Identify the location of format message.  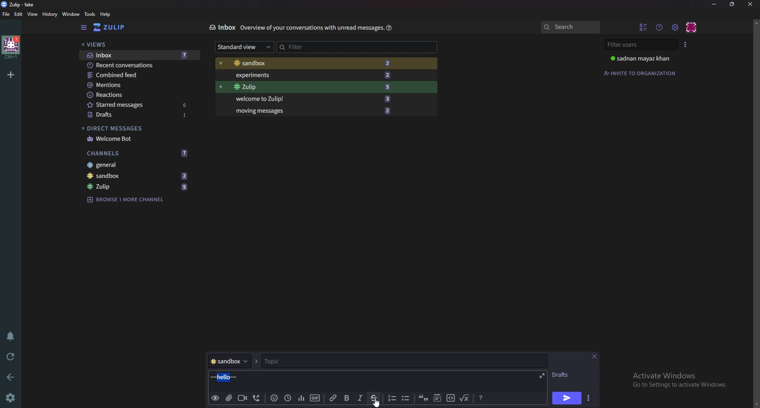
(481, 398).